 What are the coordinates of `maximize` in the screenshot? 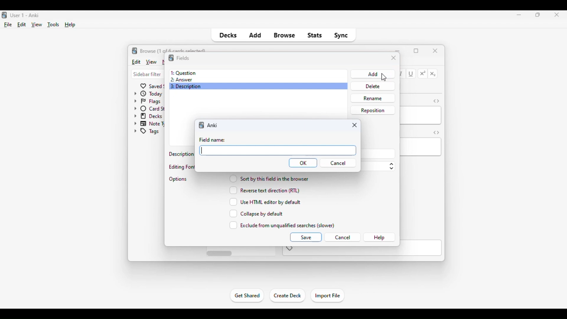 It's located at (416, 51).